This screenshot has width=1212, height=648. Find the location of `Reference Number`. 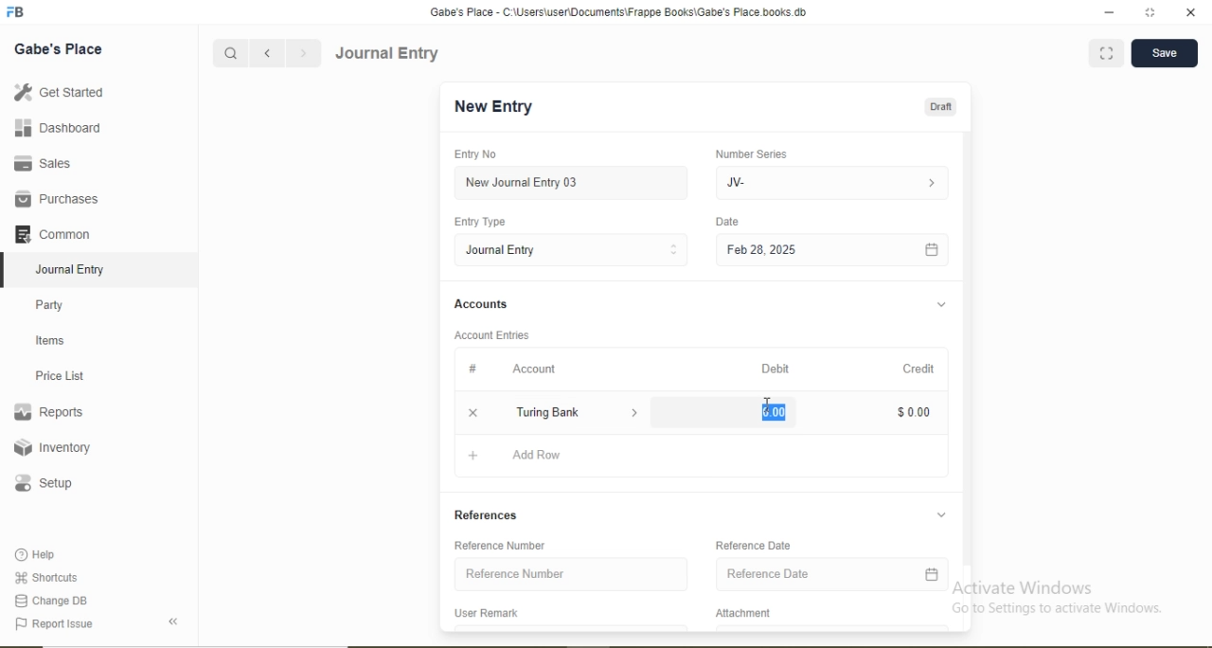

Reference Number is located at coordinates (515, 572).